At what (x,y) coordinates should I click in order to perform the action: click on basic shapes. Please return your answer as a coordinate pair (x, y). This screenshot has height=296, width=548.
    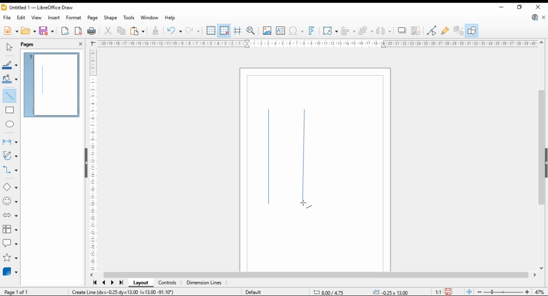
    Looking at the image, I should click on (9, 187).